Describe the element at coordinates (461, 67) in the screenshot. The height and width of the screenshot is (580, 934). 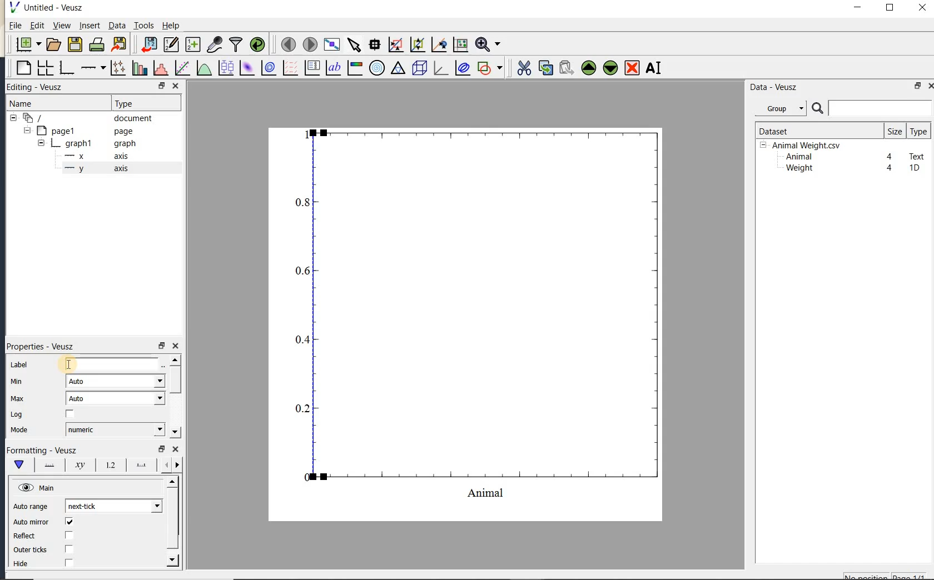
I see `plot covariance ellipses` at that location.